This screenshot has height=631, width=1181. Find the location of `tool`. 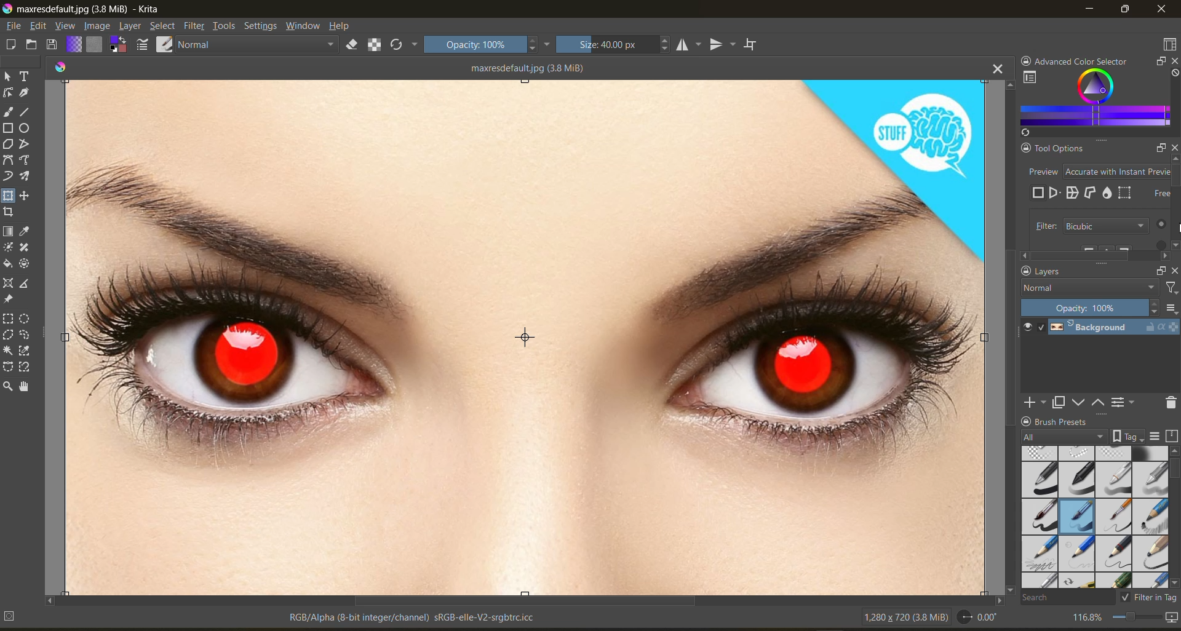

tool is located at coordinates (25, 387).